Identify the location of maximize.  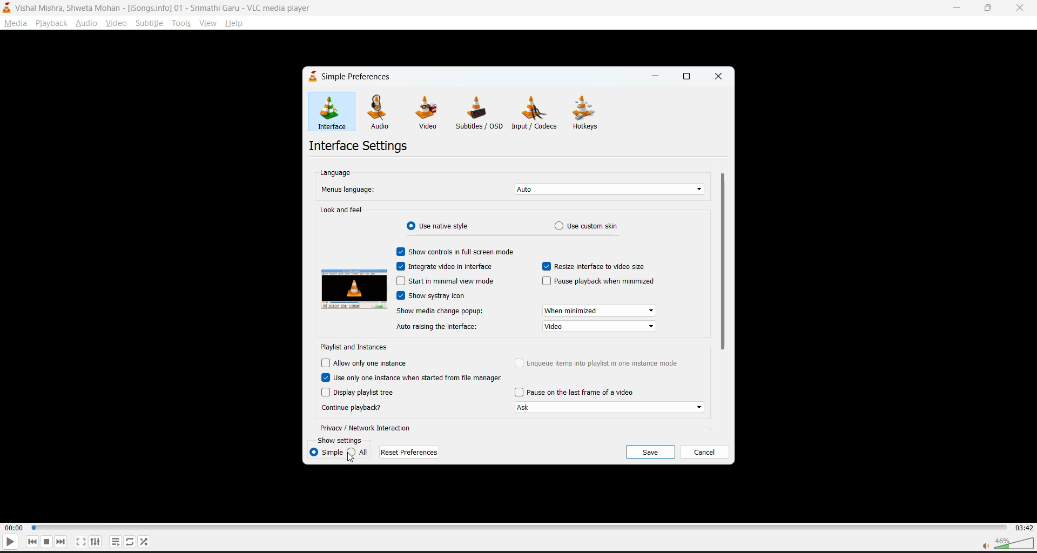
(991, 8).